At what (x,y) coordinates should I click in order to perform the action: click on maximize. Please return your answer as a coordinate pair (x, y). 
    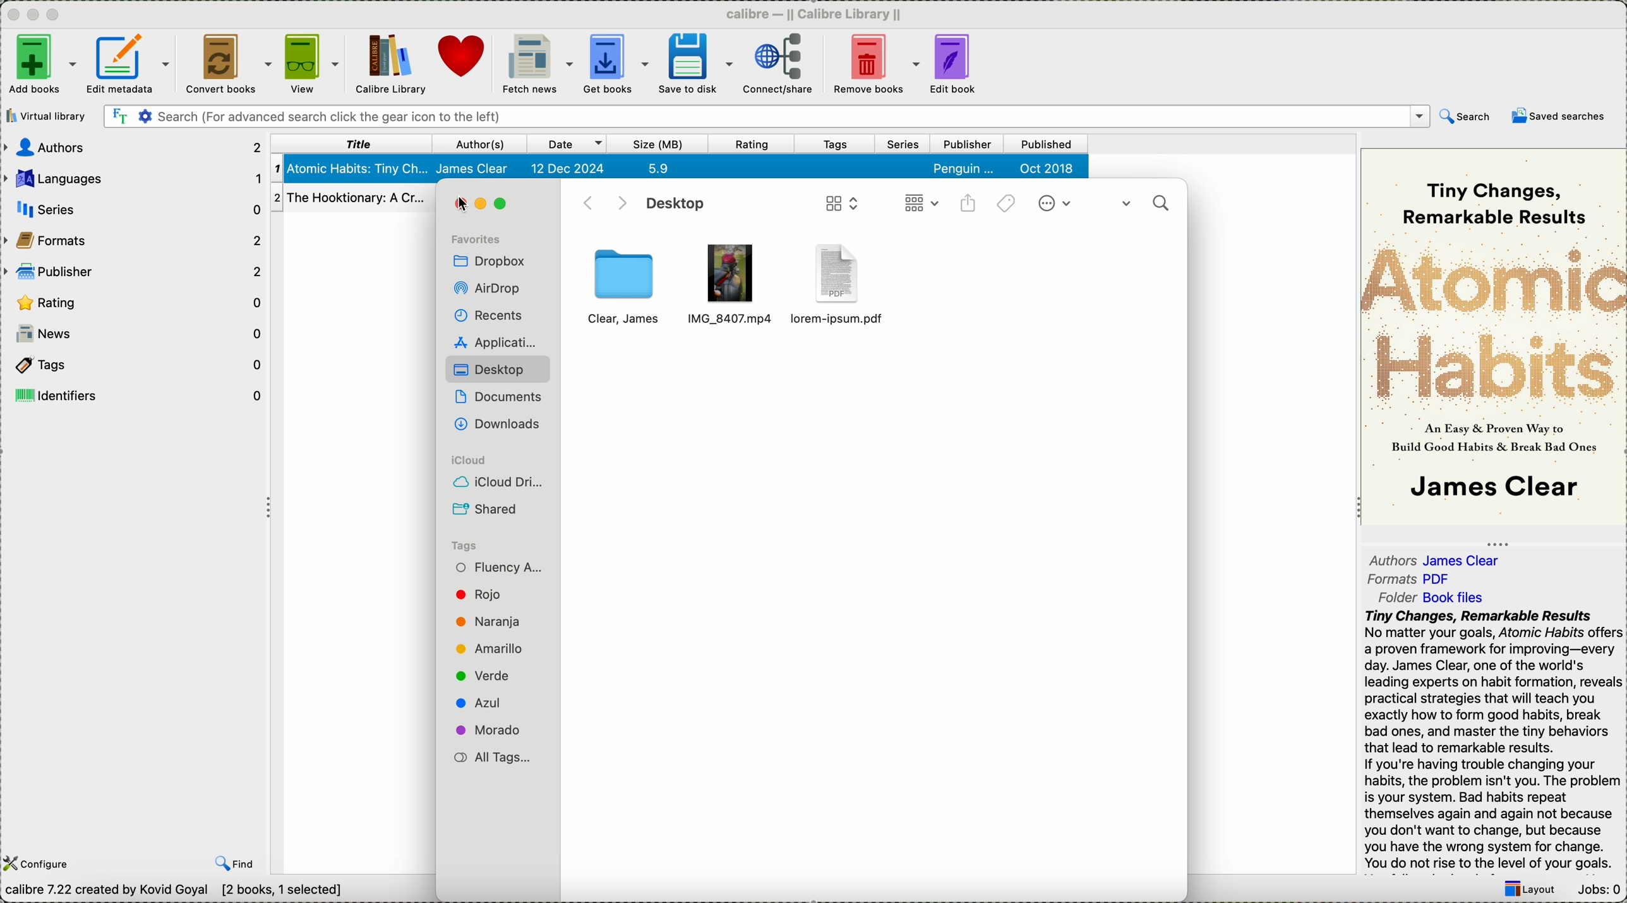
    Looking at the image, I should click on (56, 14).